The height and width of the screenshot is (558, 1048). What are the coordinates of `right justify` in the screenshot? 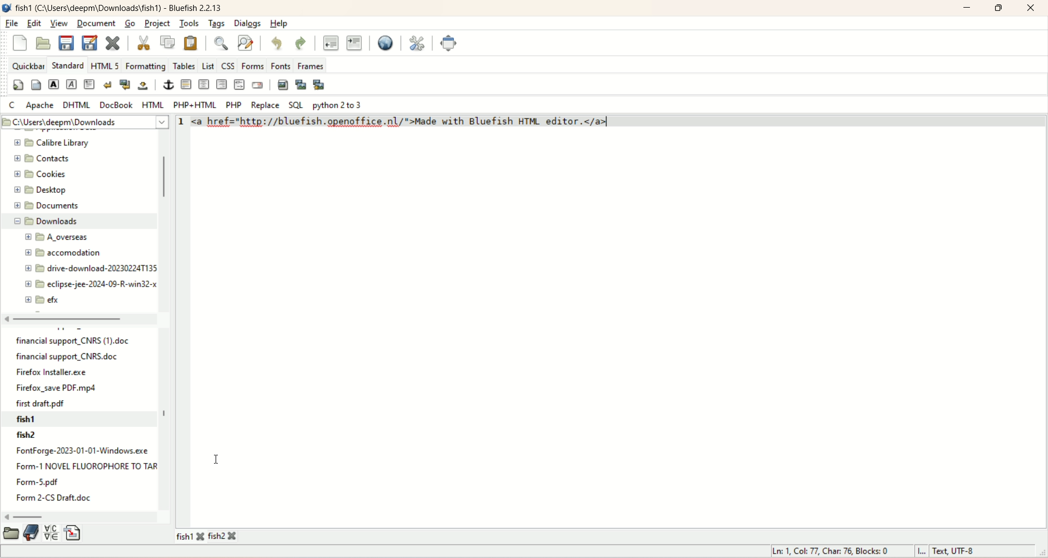 It's located at (222, 84).